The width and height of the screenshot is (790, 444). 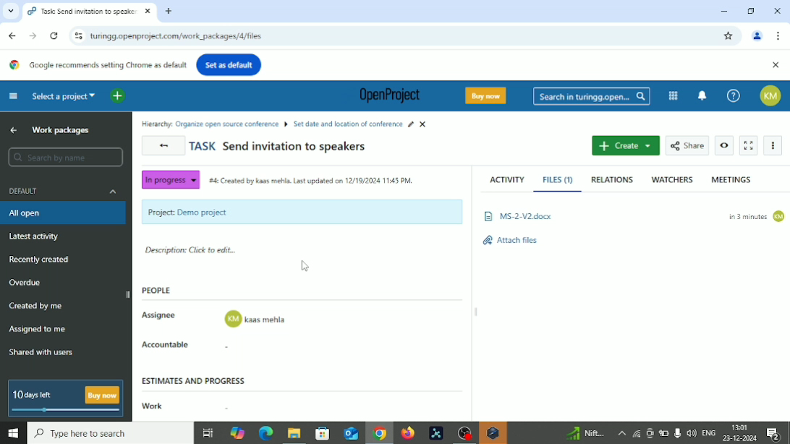 What do you see at coordinates (302, 212) in the screenshot?
I see `Project` at bounding box center [302, 212].